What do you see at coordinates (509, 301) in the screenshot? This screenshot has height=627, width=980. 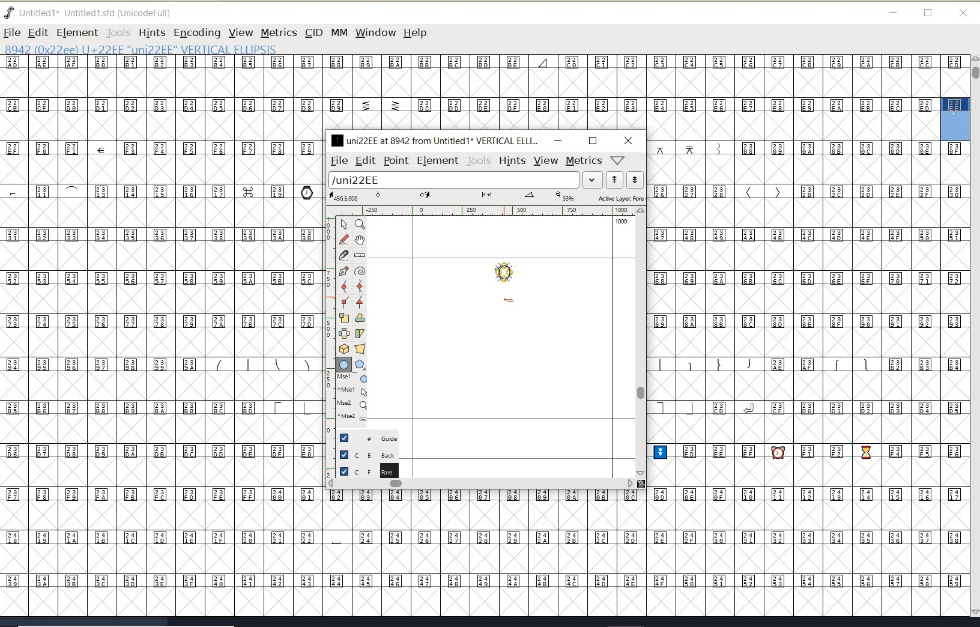 I see `ellipse tool` at bounding box center [509, 301].